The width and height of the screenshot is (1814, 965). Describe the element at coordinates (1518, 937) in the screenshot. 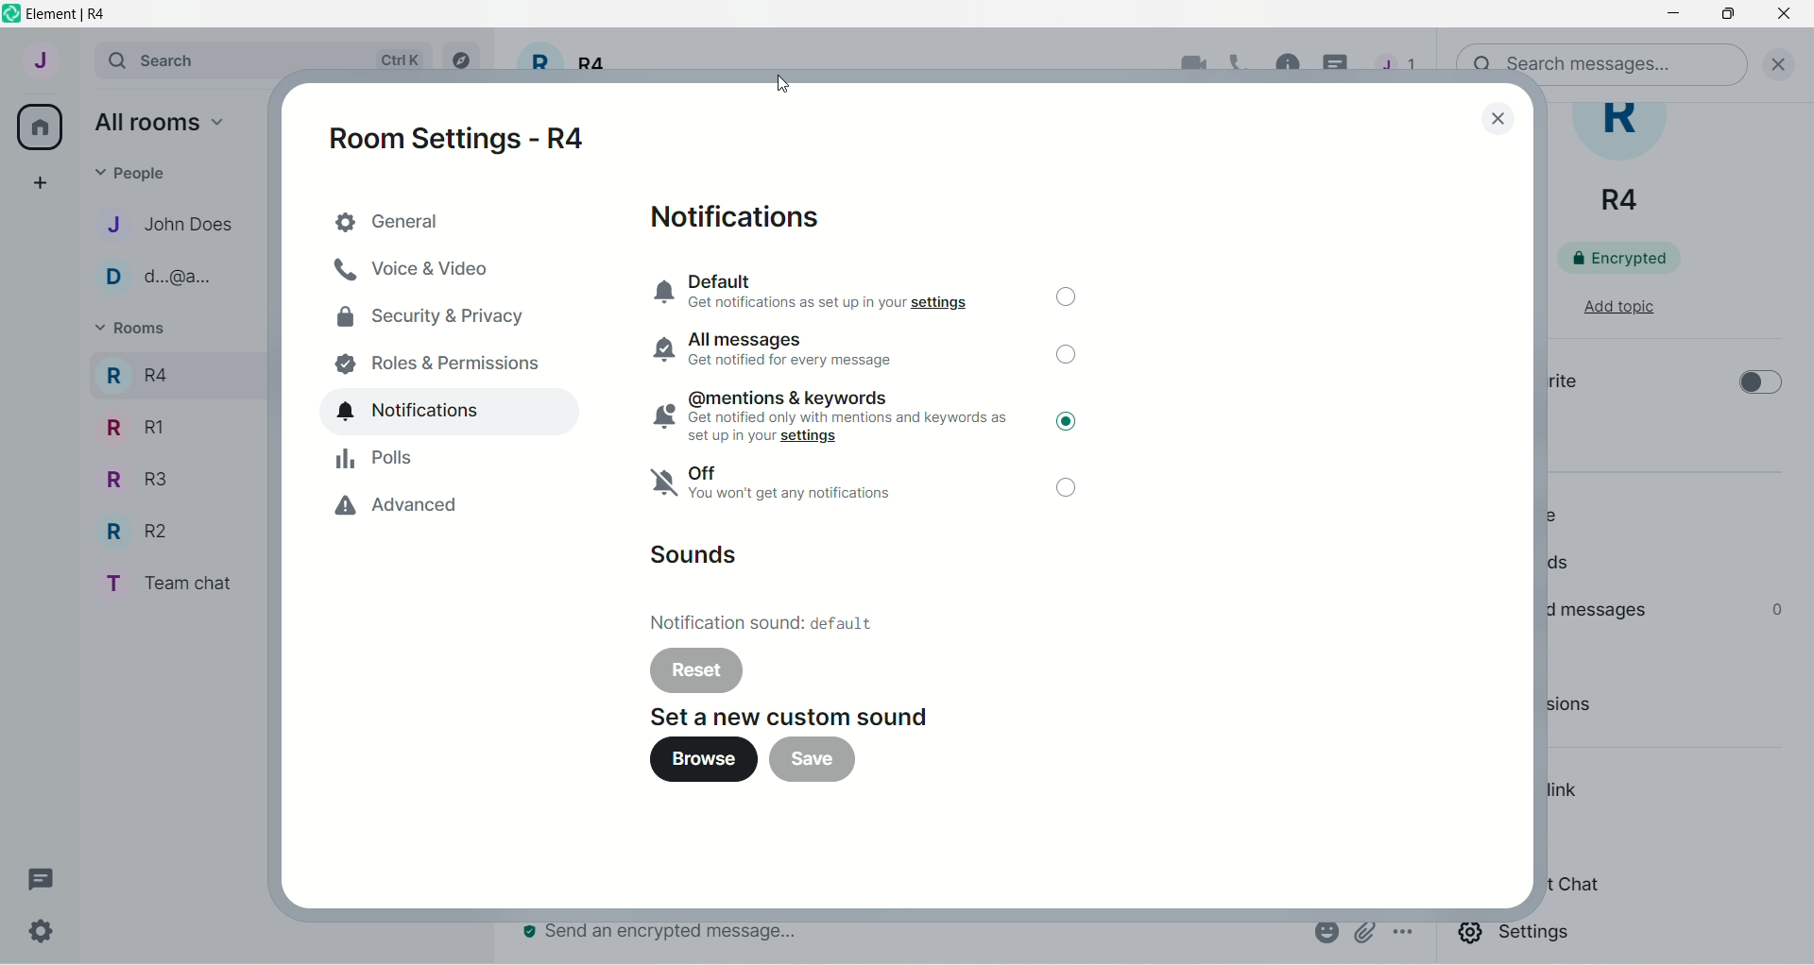

I see `settings` at that location.